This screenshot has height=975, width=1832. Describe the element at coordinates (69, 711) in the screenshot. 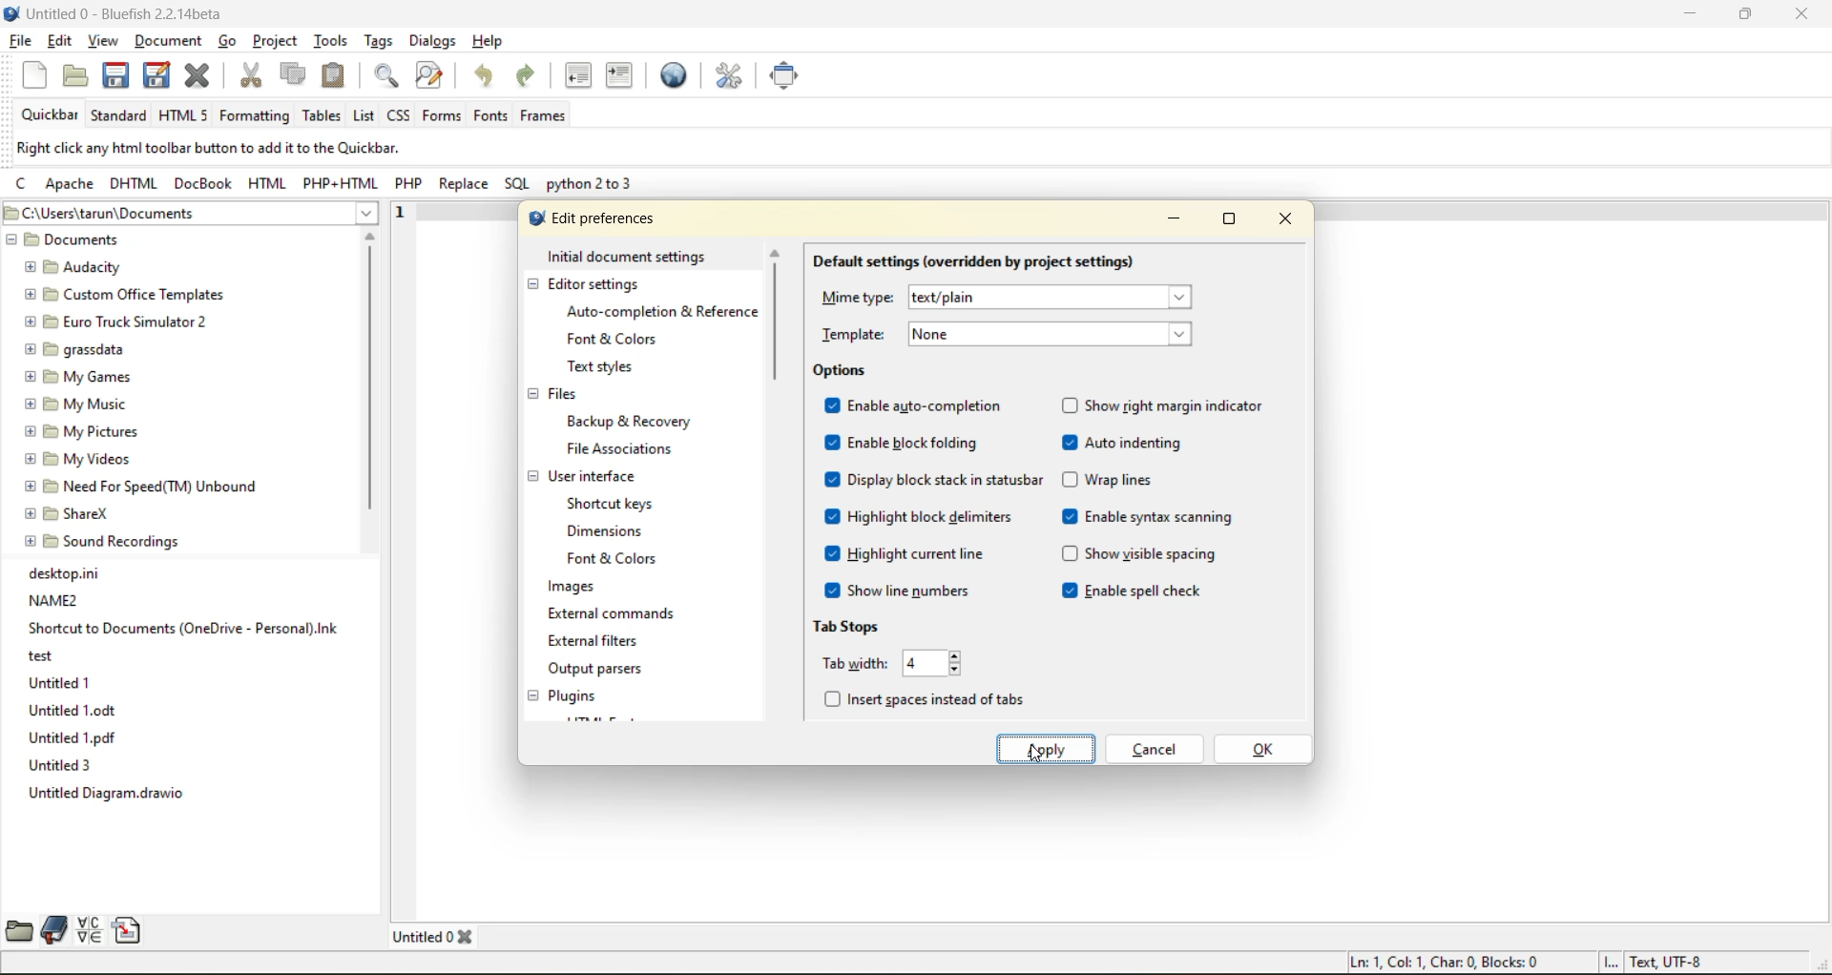

I see `Untitled 1.odt` at that location.